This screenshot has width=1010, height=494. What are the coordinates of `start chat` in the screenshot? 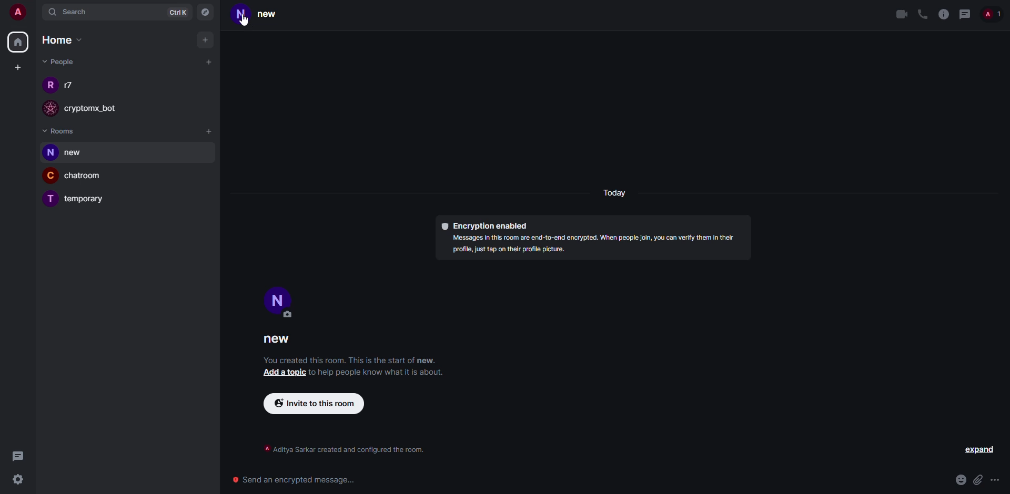 It's located at (208, 62).